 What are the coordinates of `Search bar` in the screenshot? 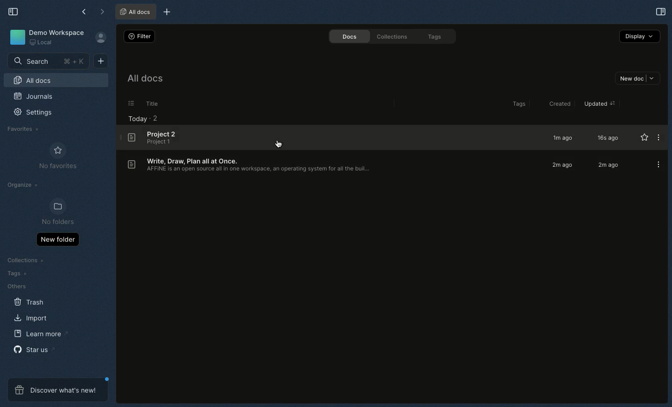 It's located at (47, 61).